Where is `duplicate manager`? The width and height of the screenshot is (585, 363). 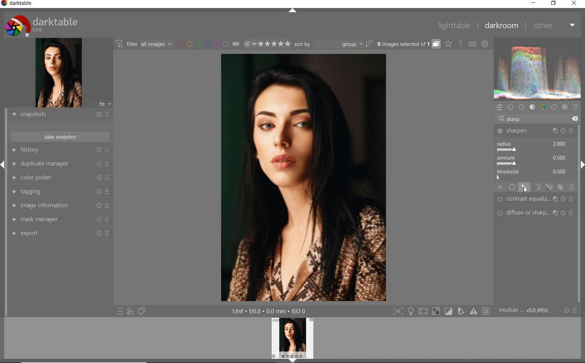
duplicate manager is located at coordinates (60, 163).